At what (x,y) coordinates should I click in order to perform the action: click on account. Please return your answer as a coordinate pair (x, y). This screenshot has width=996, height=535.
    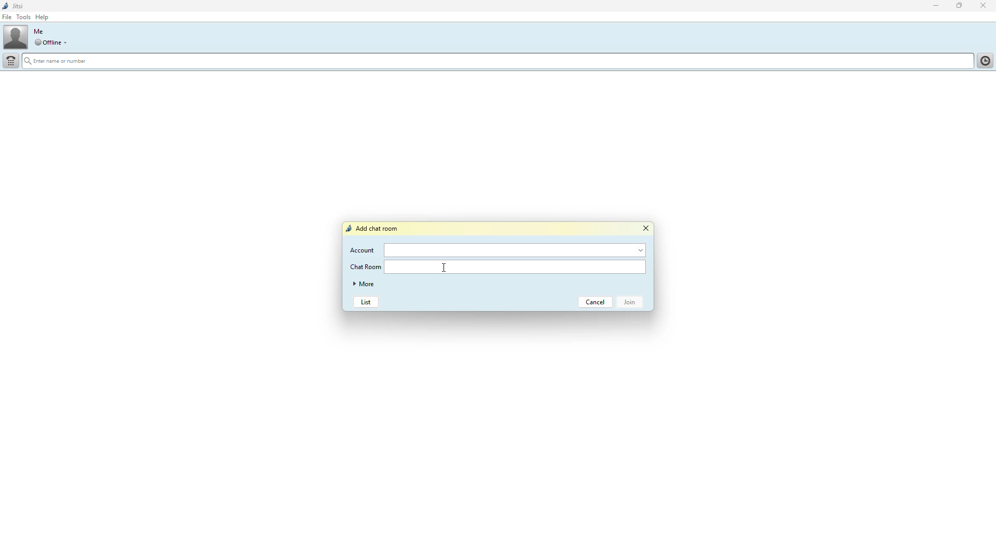
    Looking at the image, I should click on (517, 249).